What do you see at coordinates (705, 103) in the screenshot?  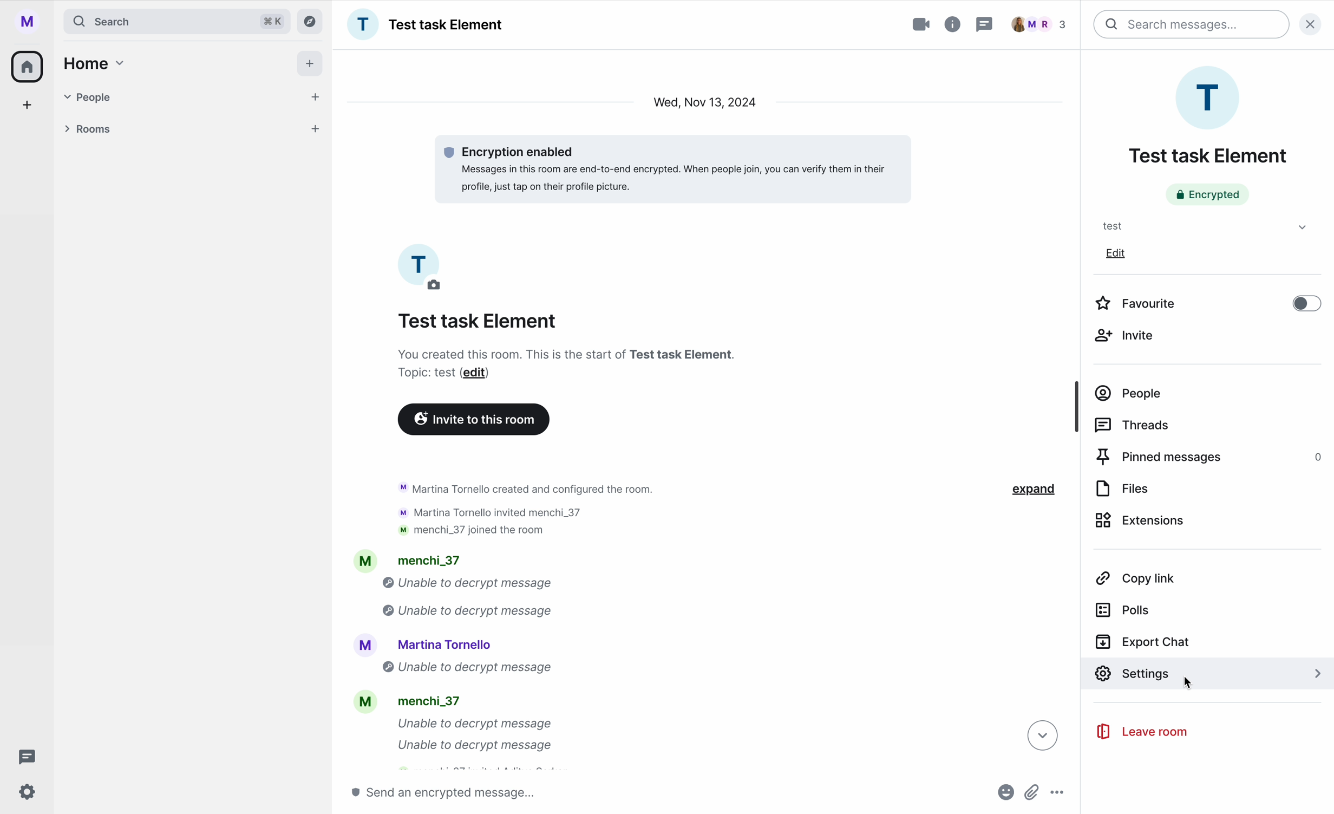 I see `date` at bounding box center [705, 103].